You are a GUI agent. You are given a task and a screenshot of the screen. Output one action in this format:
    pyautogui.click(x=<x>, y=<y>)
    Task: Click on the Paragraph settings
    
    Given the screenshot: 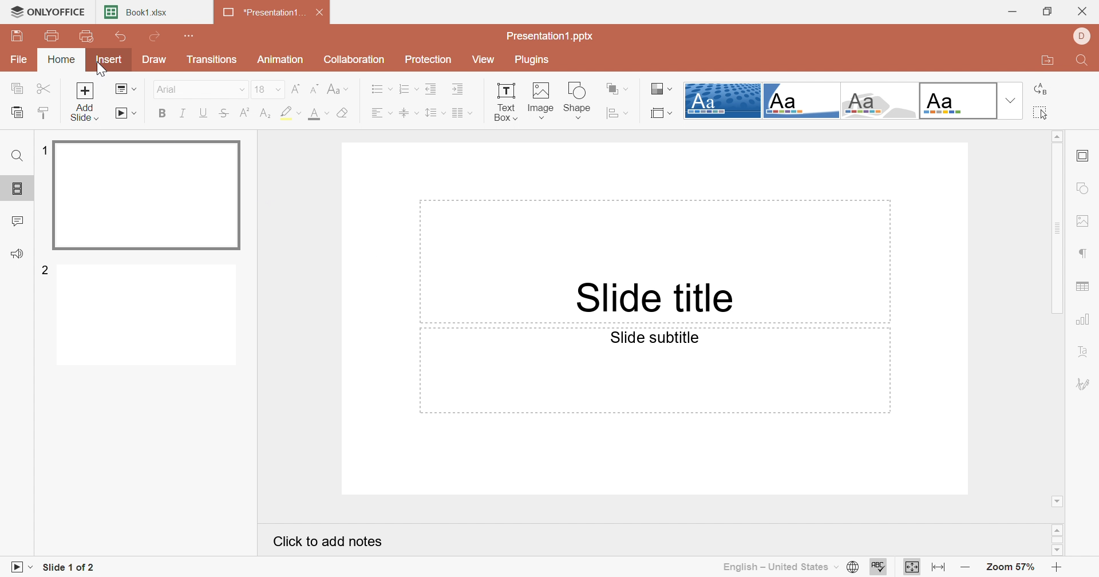 What is the action you would take?
    pyautogui.click(x=1084, y=254)
    